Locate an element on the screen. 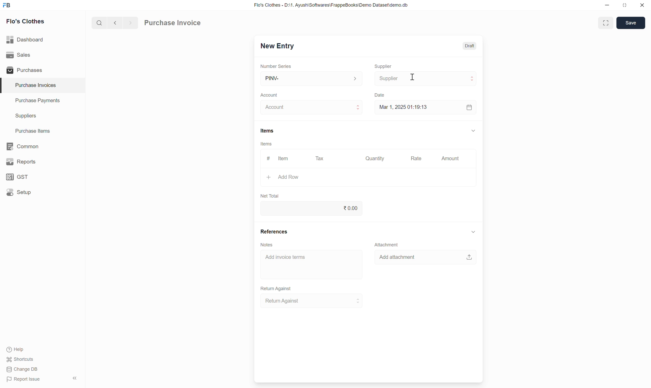 This screenshot has width=651, height=388. Supplier is located at coordinates (384, 64).